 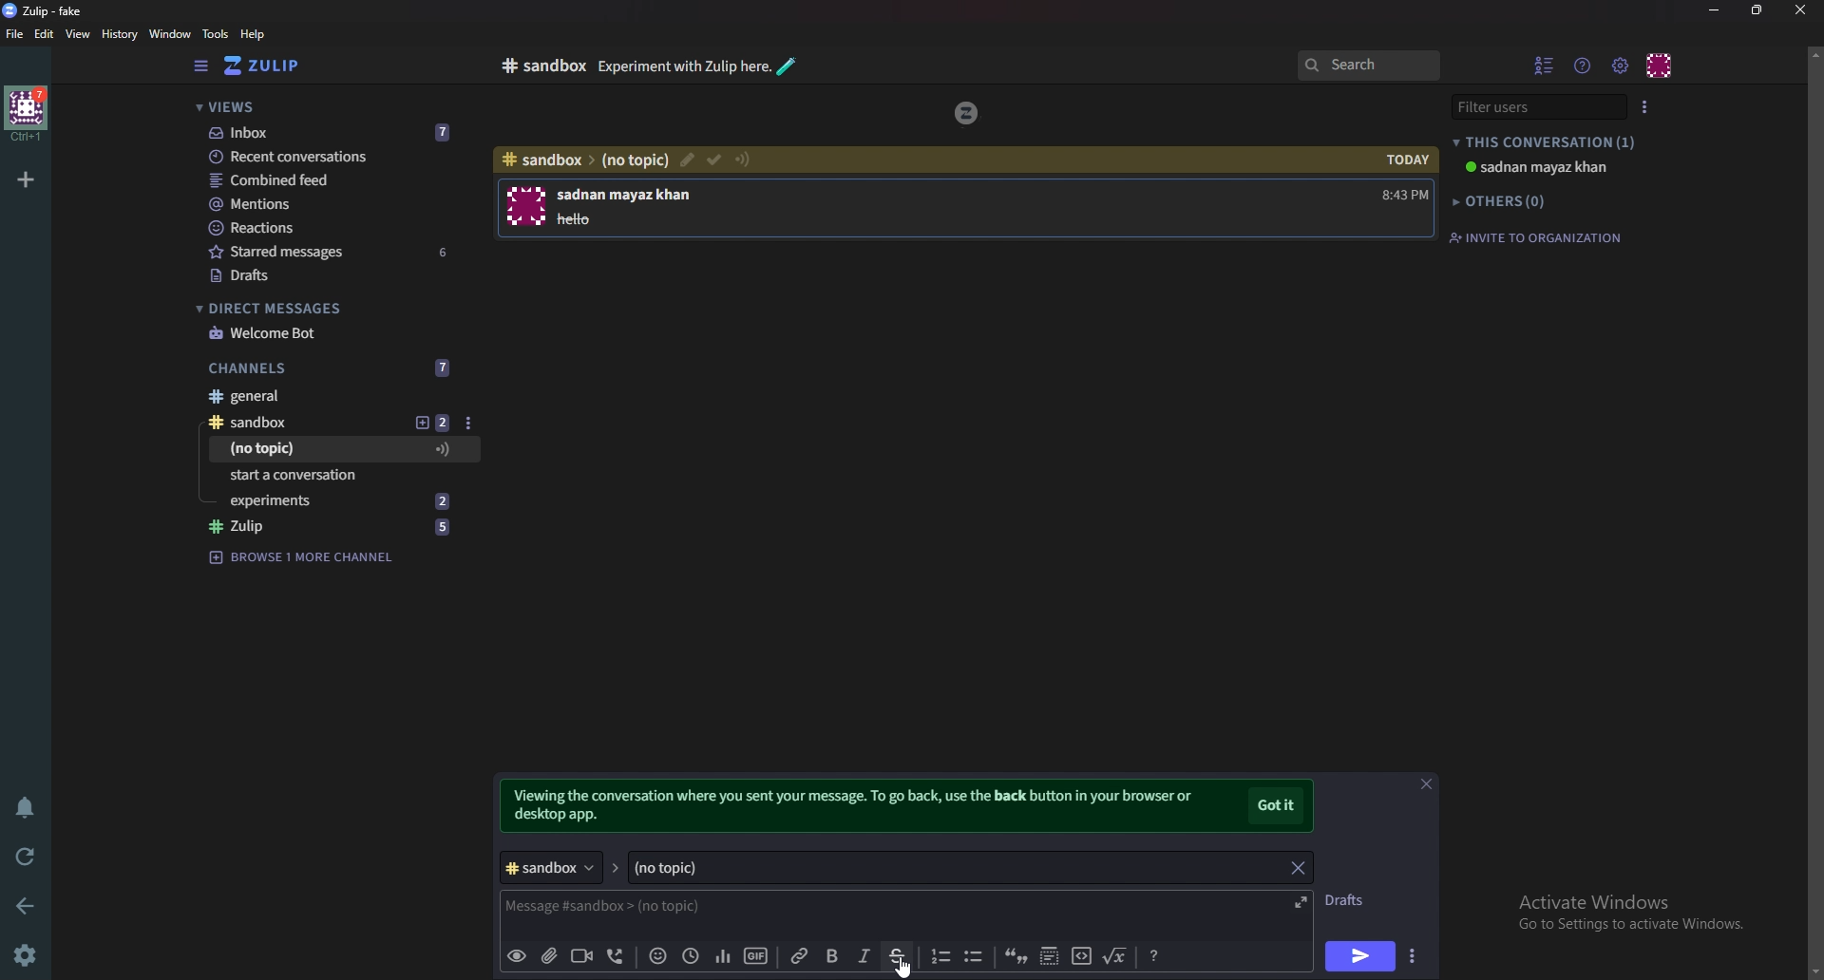 What do you see at coordinates (24, 904) in the screenshot?
I see `back` at bounding box center [24, 904].